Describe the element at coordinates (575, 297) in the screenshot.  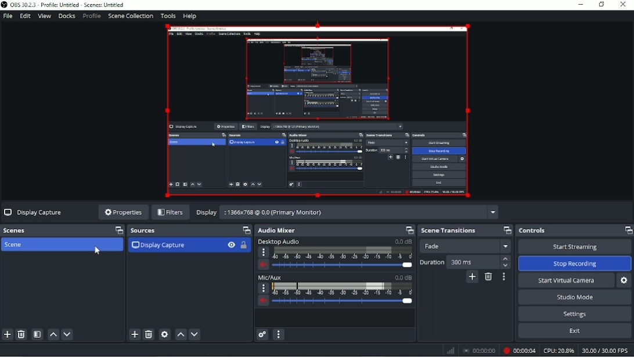
I see `Studio mode` at that location.